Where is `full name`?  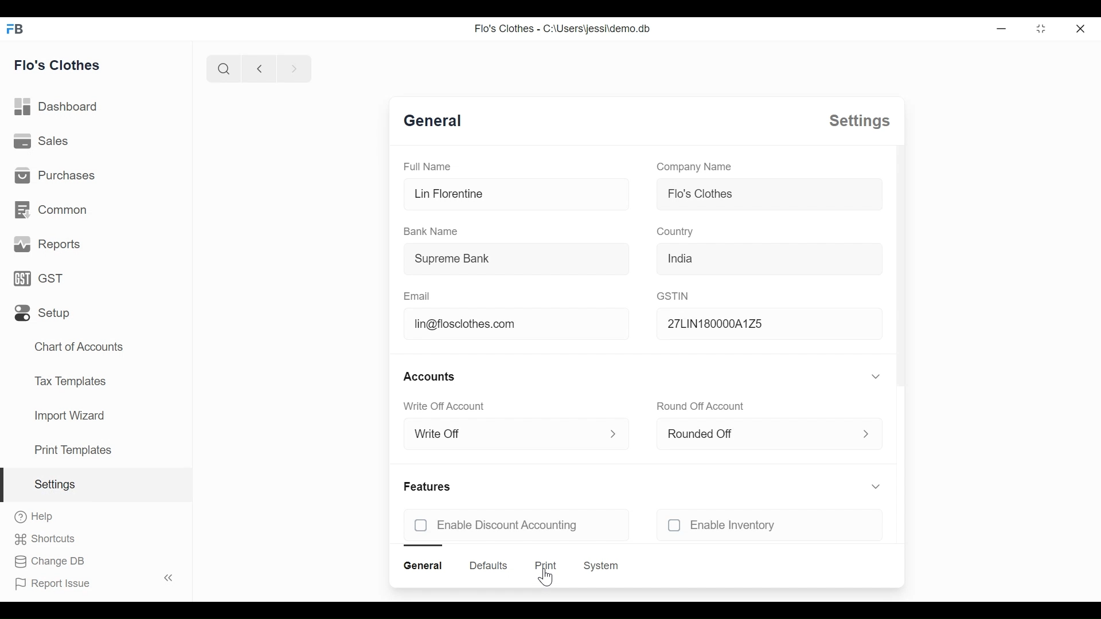
full name is located at coordinates (428, 166).